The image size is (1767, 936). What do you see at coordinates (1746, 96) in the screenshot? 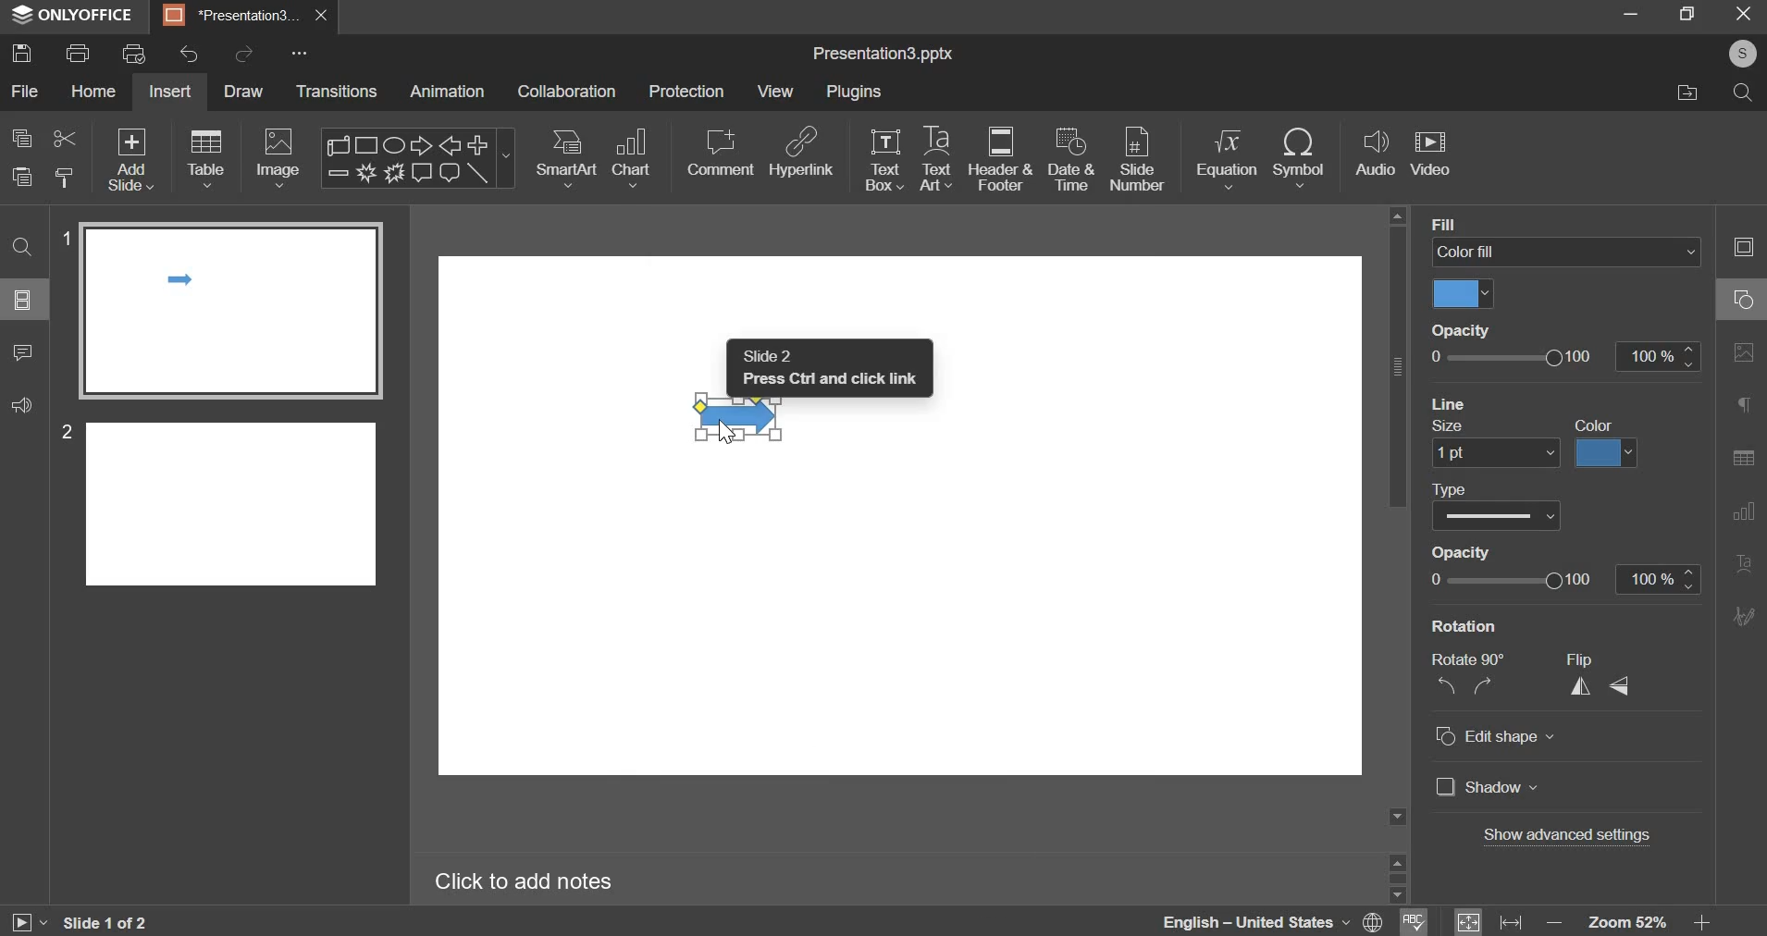
I see `search` at bounding box center [1746, 96].